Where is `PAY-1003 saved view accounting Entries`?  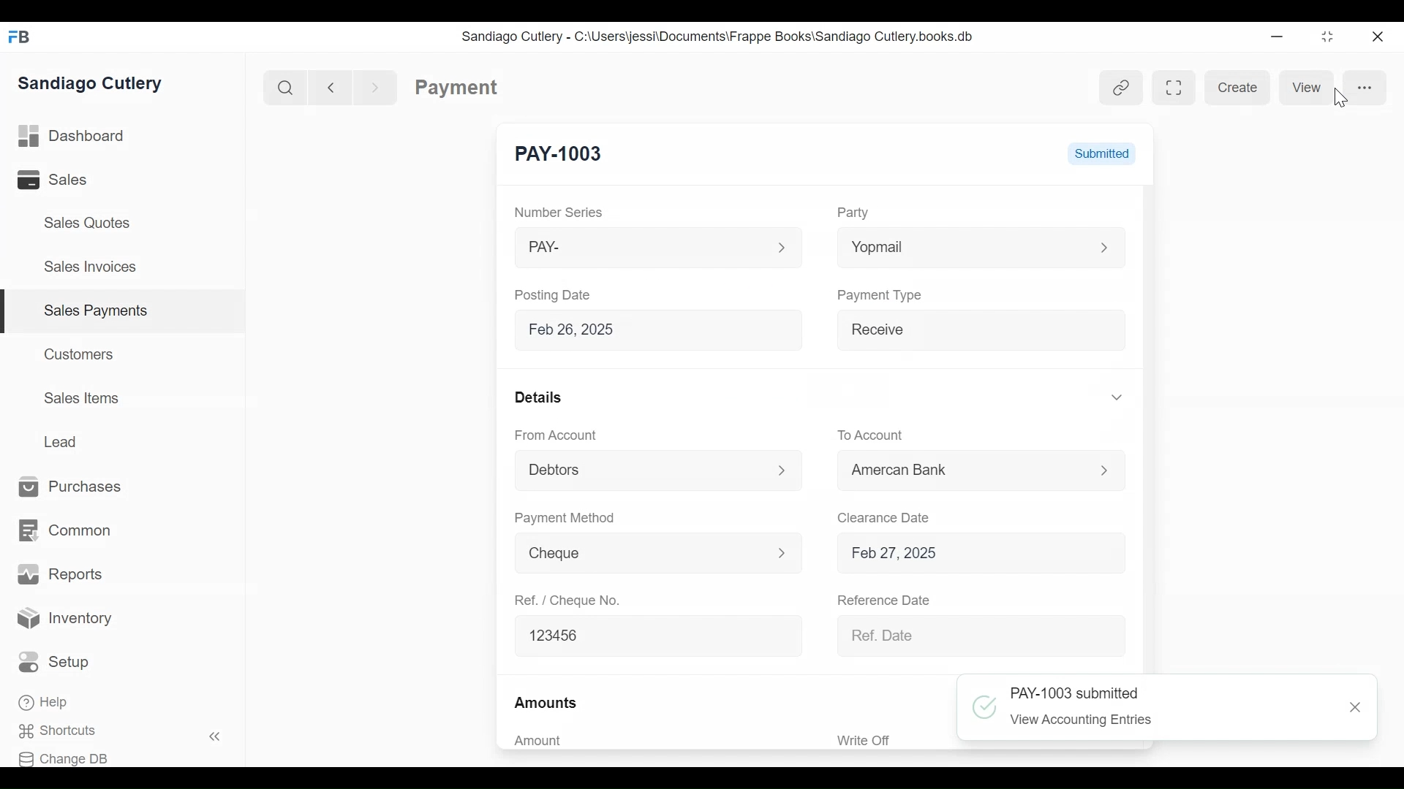 PAY-1003 saved view accounting Entries is located at coordinates (1063, 706).